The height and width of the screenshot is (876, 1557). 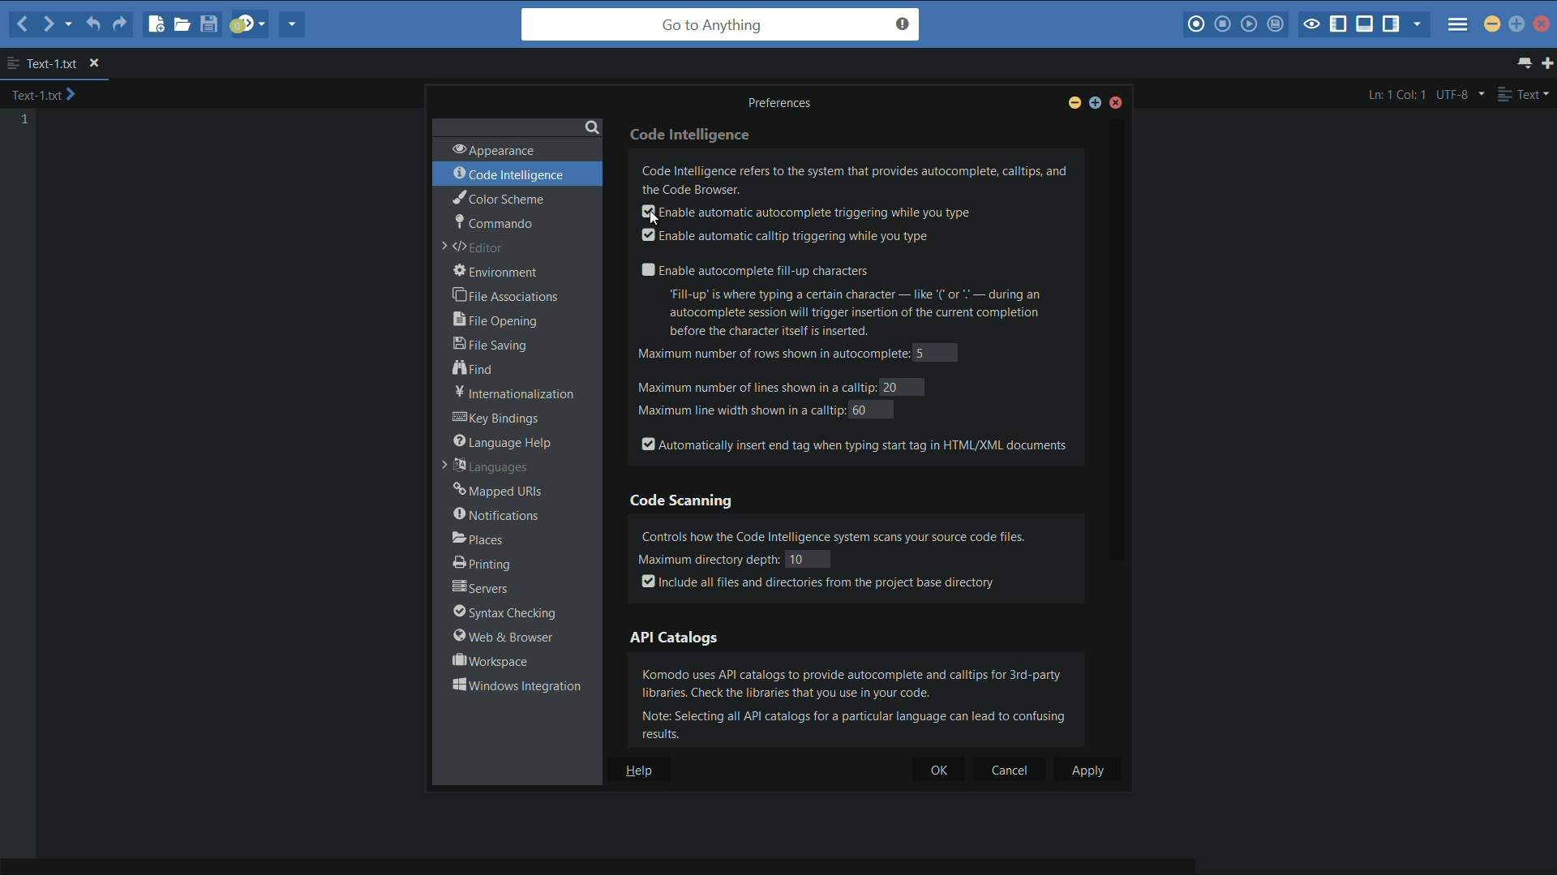 What do you see at coordinates (1224, 25) in the screenshot?
I see `stop macro` at bounding box center [1224, 25].